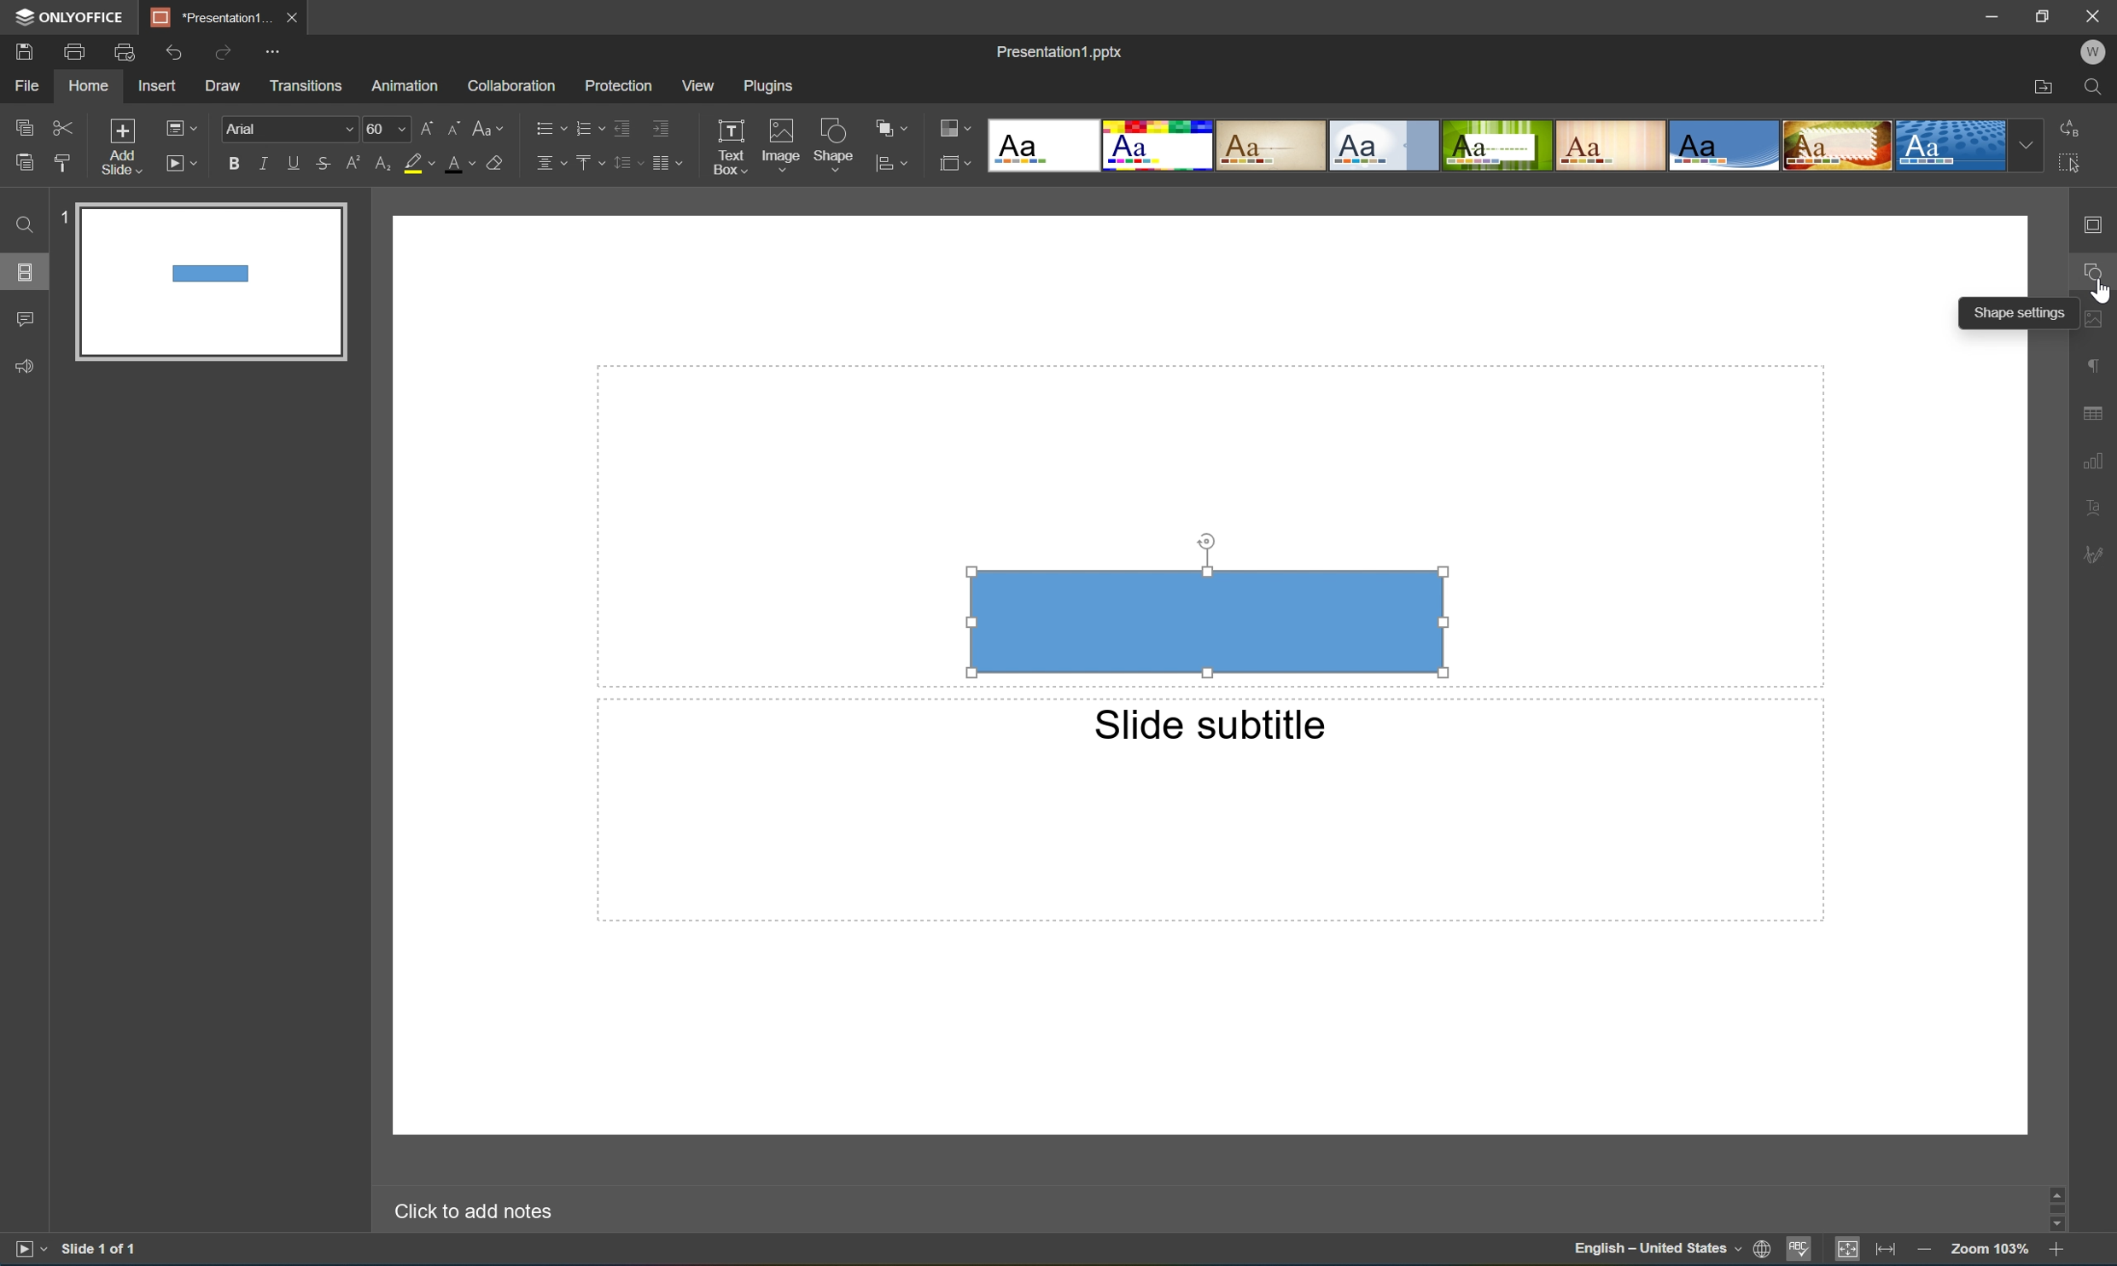 The height and width of the screenshot is (1266, 2117). What do you see at coordinates (2097, 289) in the screenshot?
I see `Cursor` at bounding box center [2097, 289].